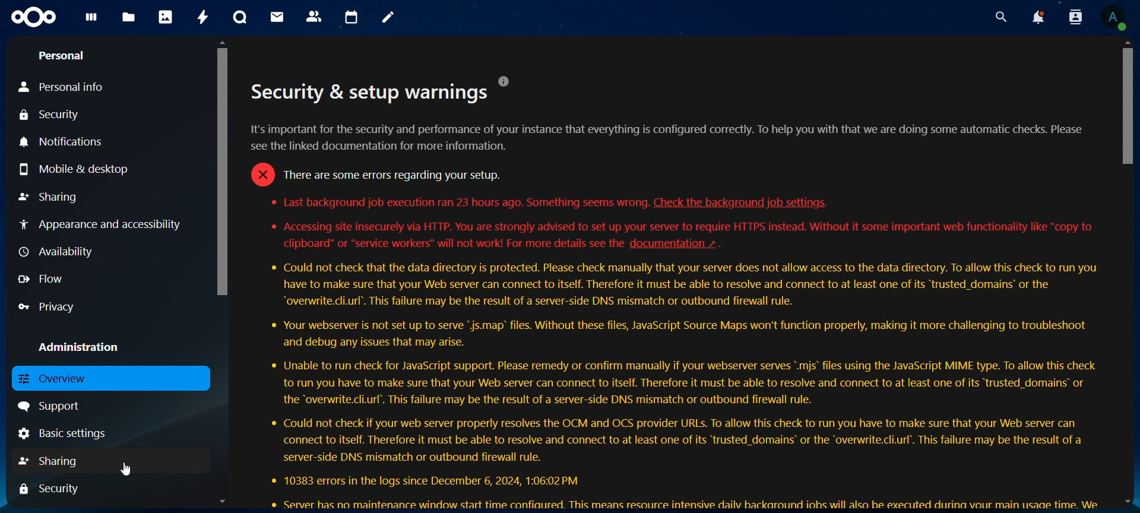  I want to click on files, so click(129, 16).